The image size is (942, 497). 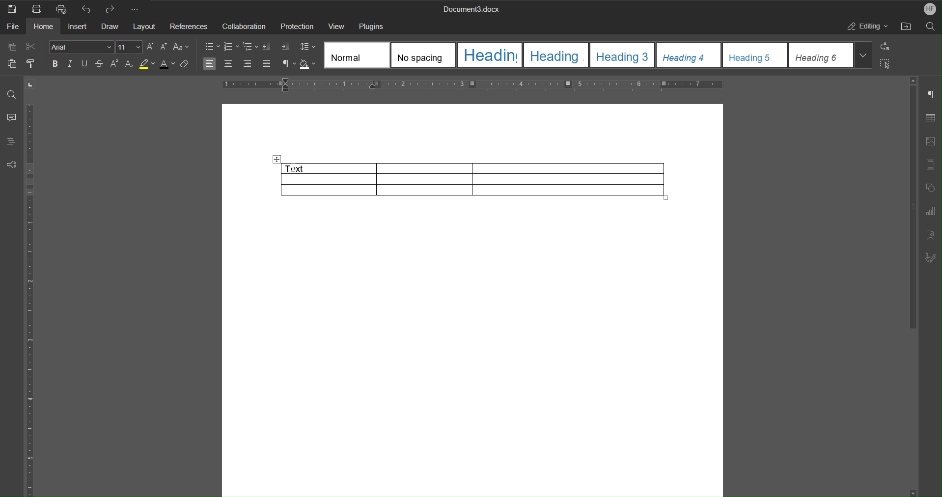 What do you see at coordinates (336, 26) in the screenshot?
I see `View` at bounding box center [336, 26].